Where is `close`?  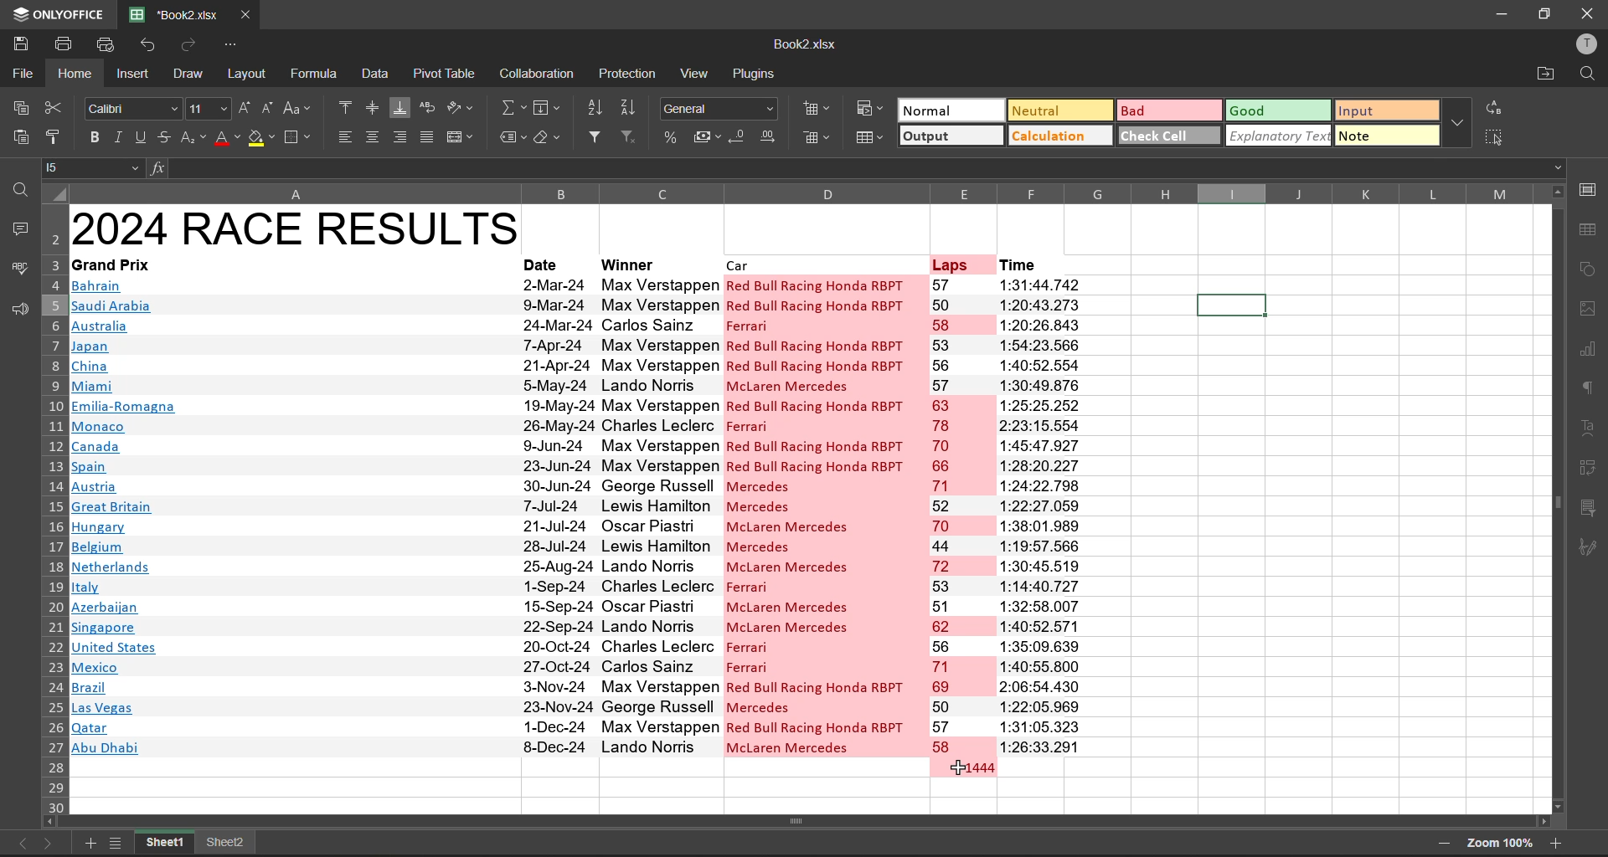
close is located at coordinates (1589, 13).